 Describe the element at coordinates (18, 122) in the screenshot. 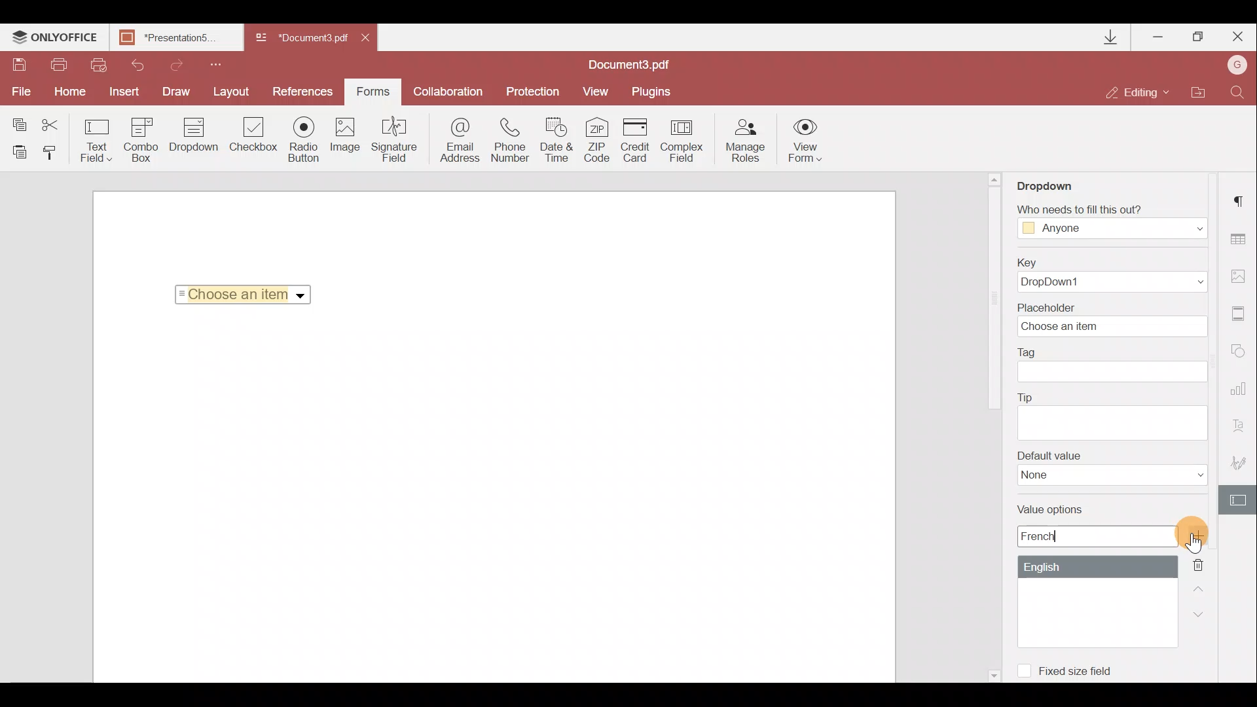

I see `Copy` at that location.